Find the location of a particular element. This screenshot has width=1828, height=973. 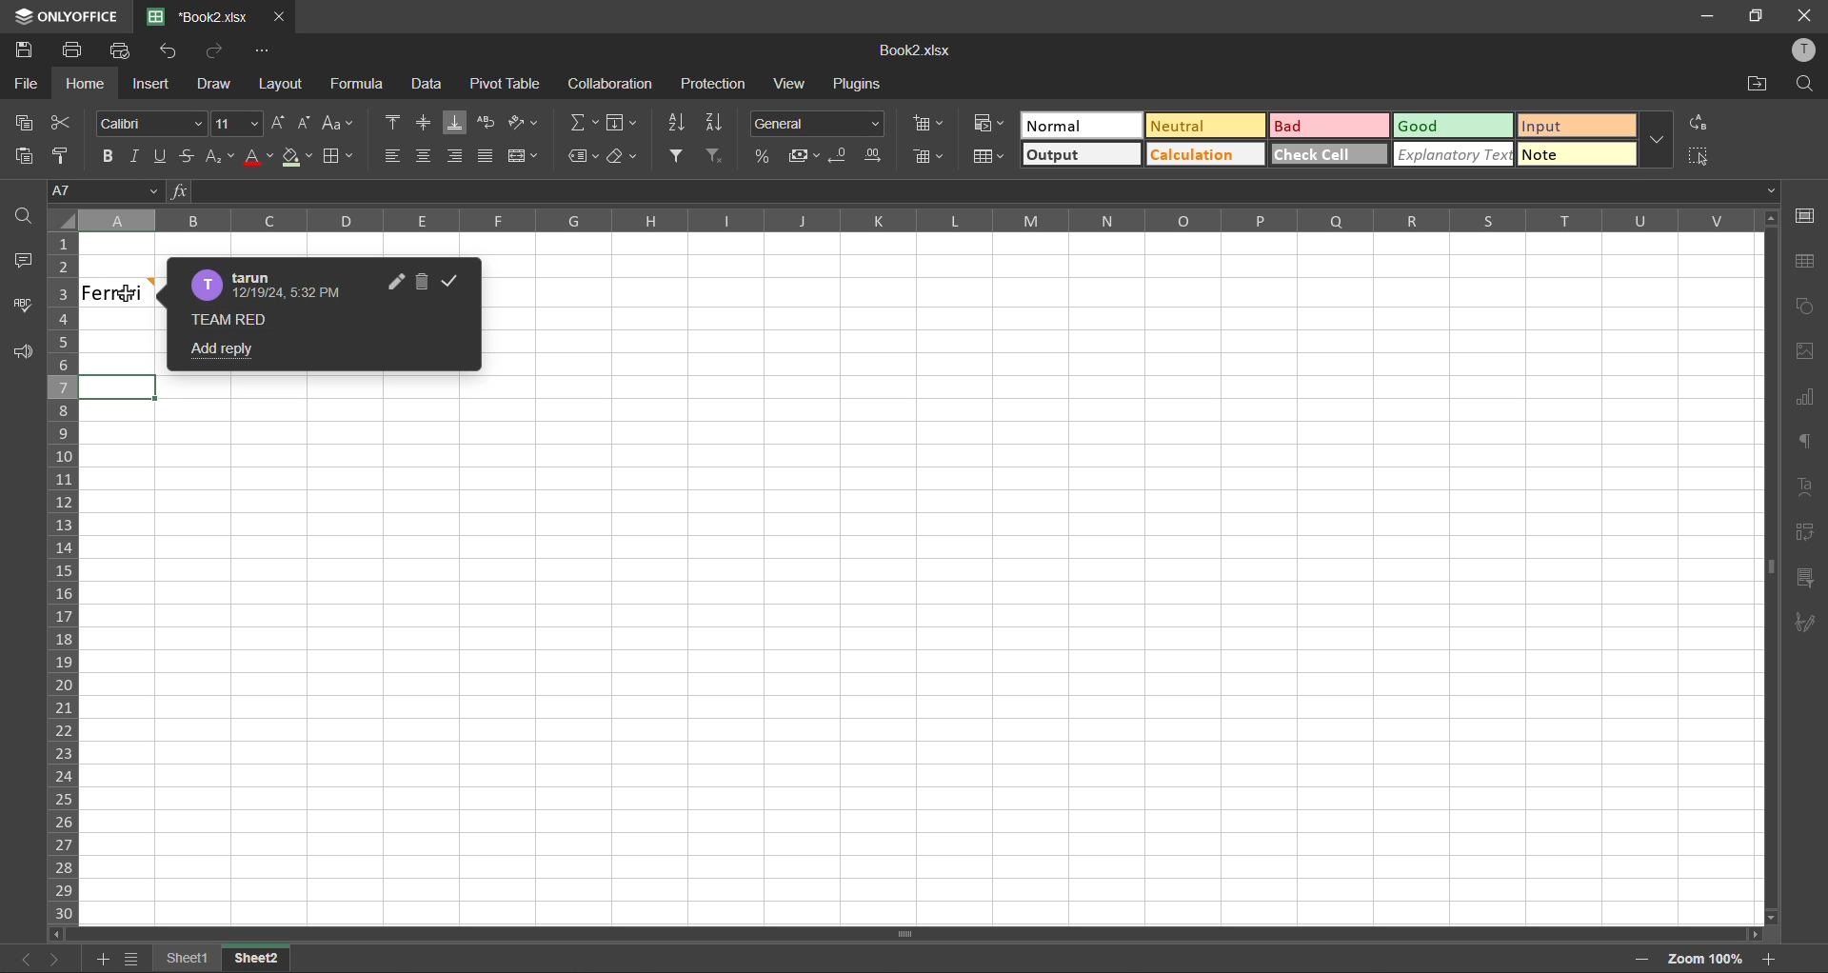

quick print is located at coordinates (126, 54).